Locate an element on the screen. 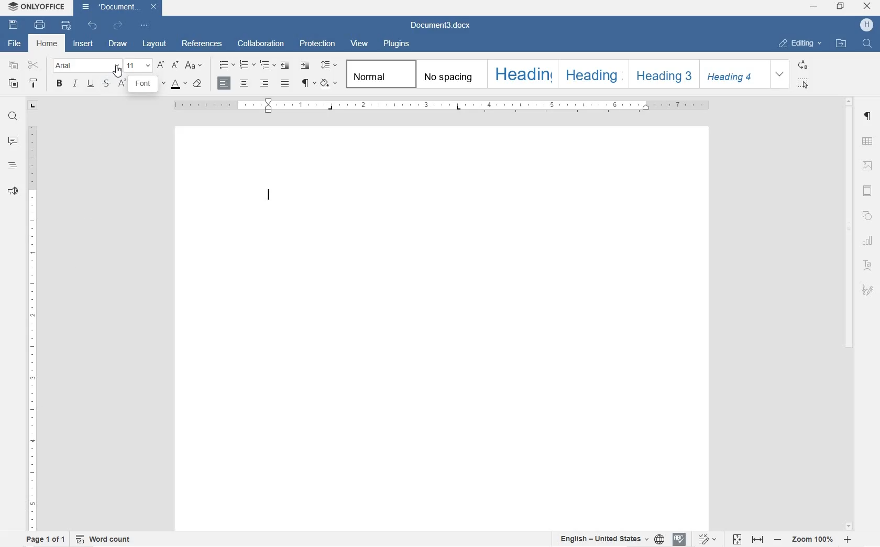 Image resolution: width=880 pixels, height=547 pixels. SET TEXT OR DOCUMENT LANGUAGE is located at coordinates (610, 538).